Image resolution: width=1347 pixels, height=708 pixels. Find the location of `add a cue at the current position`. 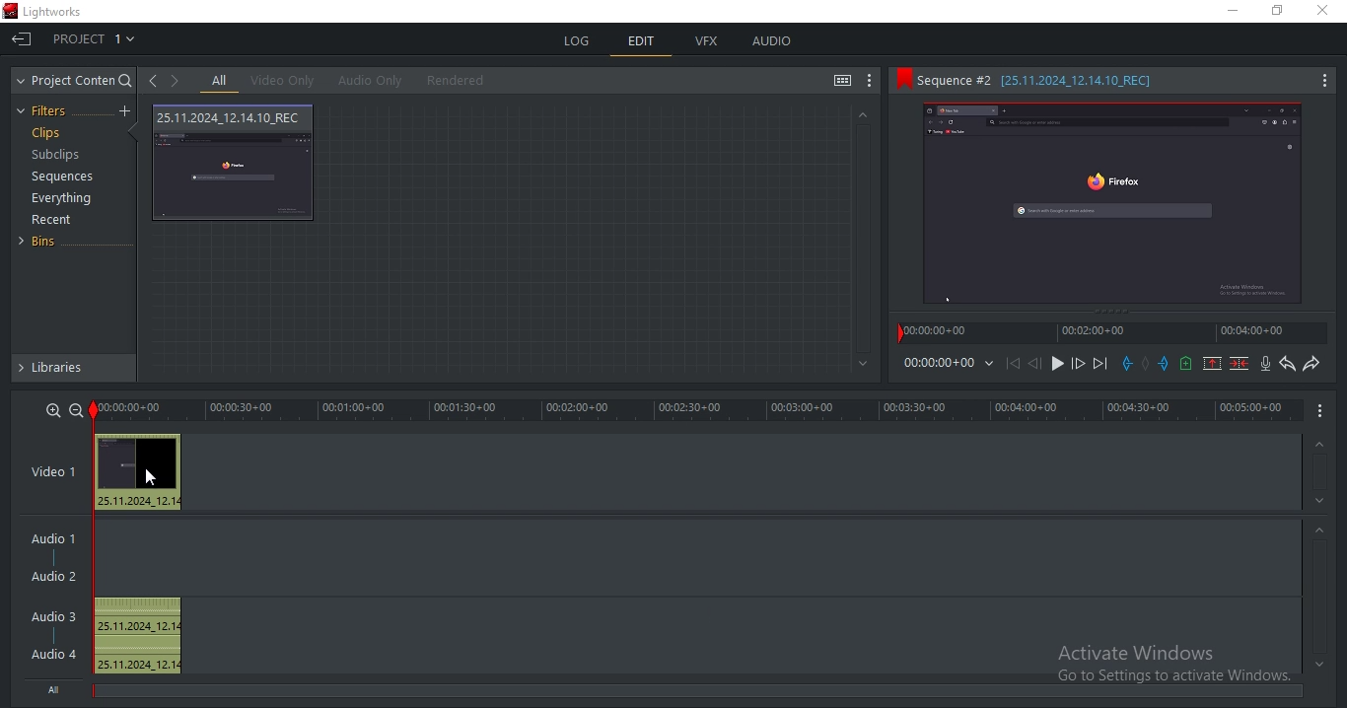

add a cue at the current position is located at coordinates (1185, 363).